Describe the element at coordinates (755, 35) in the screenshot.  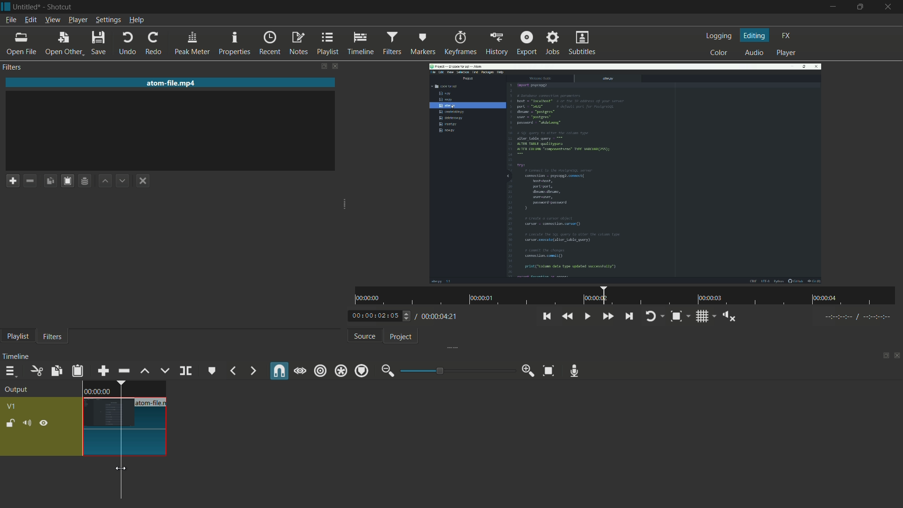
I see `editing` at that location.